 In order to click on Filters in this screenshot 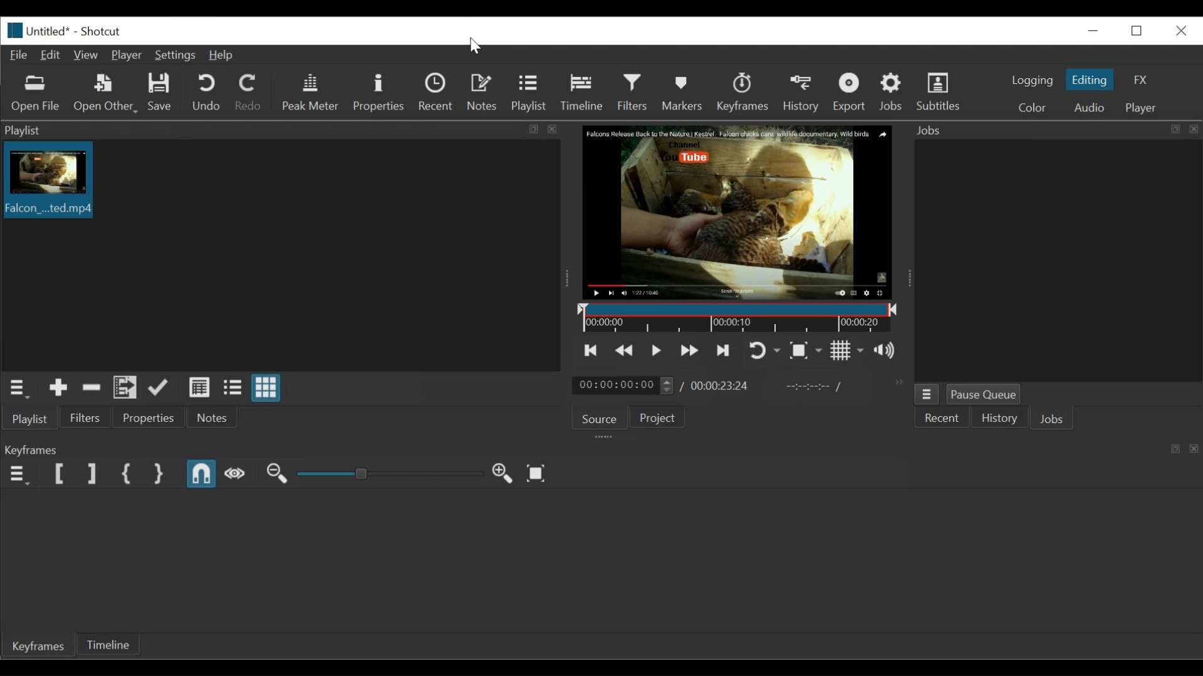, I will do `click(88, 419)`.